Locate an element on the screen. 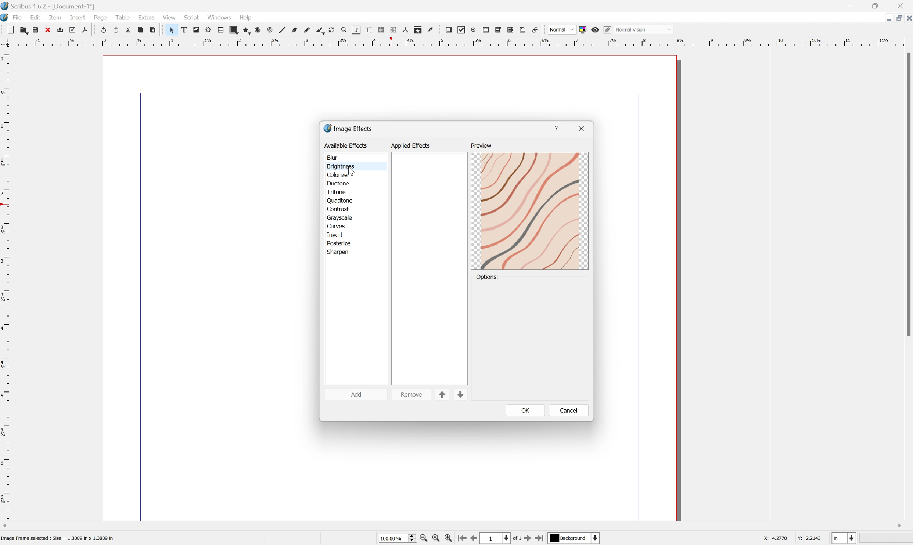 This screenshot has width=913, height=545. Paste is located at coordinates (154, 29).